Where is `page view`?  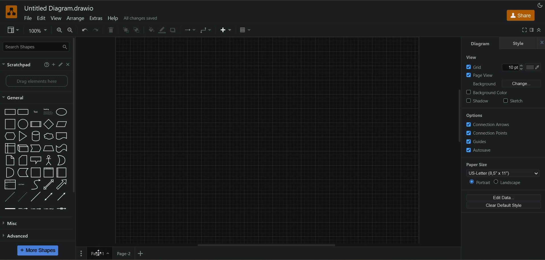
page view is located at coordinates (480, 75).